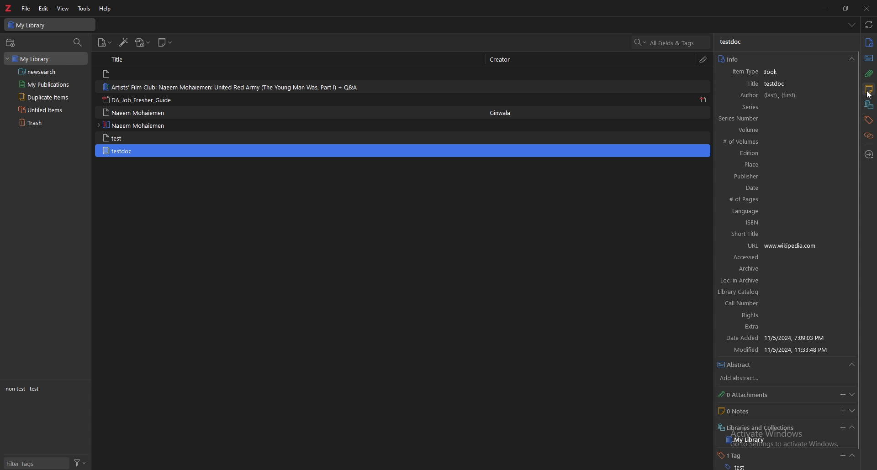 Image resolution: width=877 pixels, height=470 pixels. What do you see at coordinates (868, 73) in the screenshot?
I see `attachment` at bounding box center [868, 73].